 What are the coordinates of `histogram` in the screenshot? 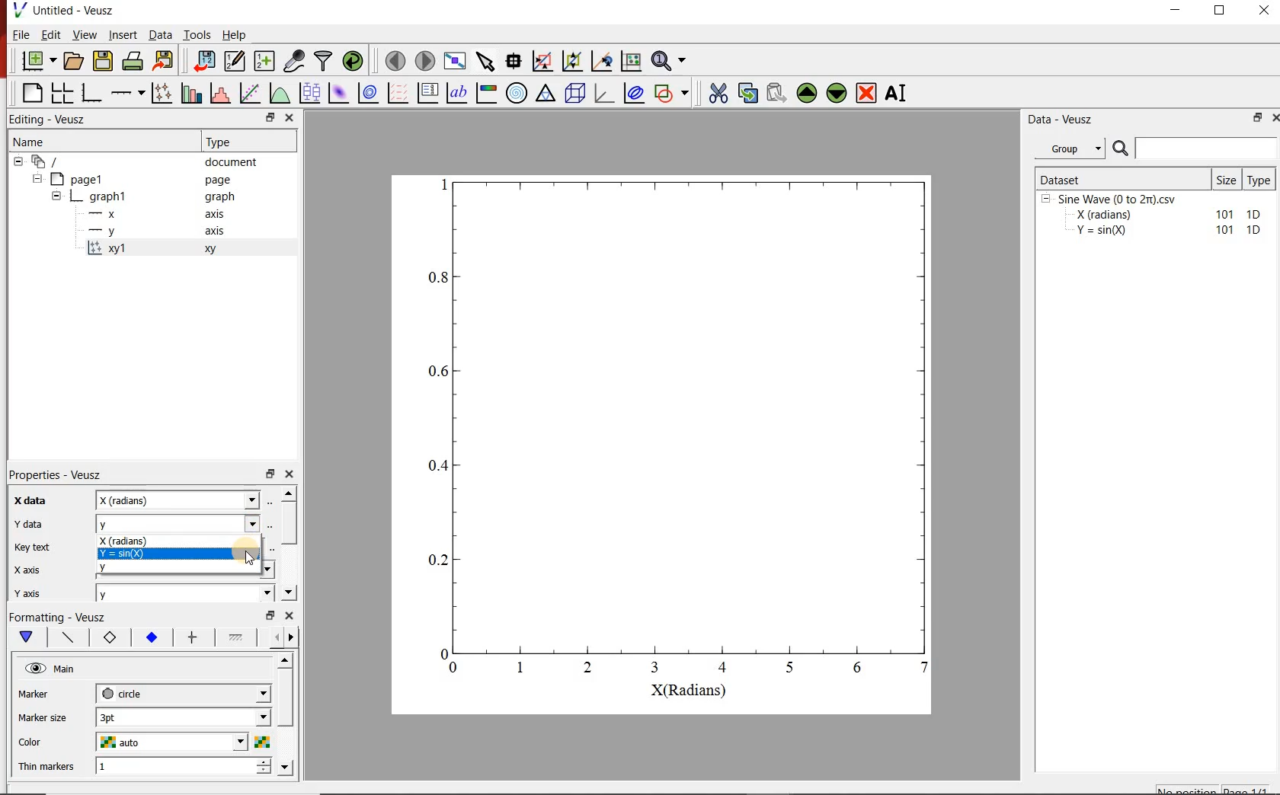 It's located at (222, 92).